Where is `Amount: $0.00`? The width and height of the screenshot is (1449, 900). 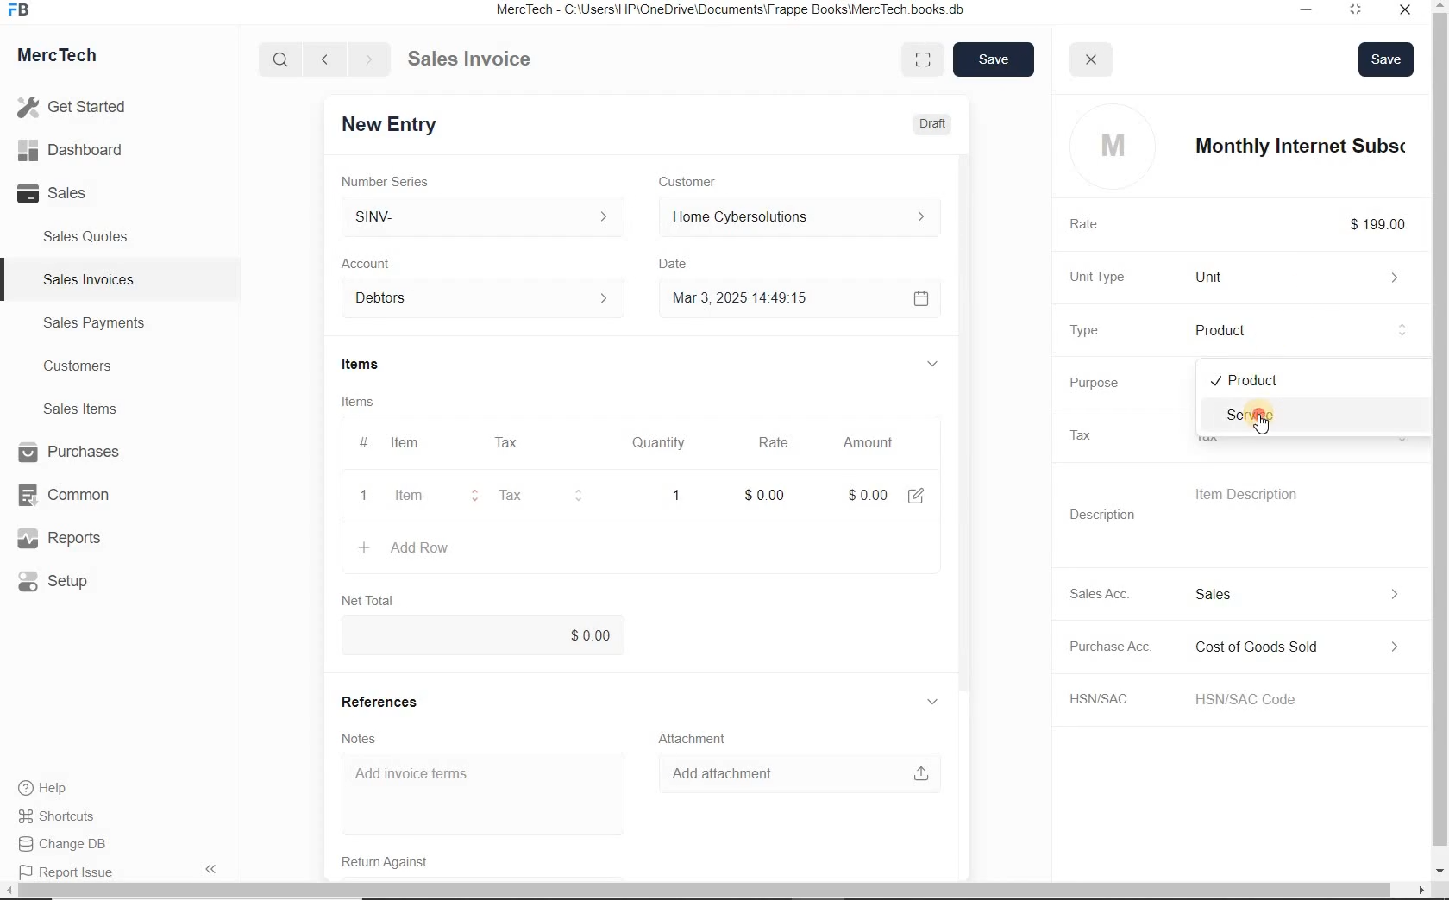 Amount: $0.00 is located at coordinates (872, 494).